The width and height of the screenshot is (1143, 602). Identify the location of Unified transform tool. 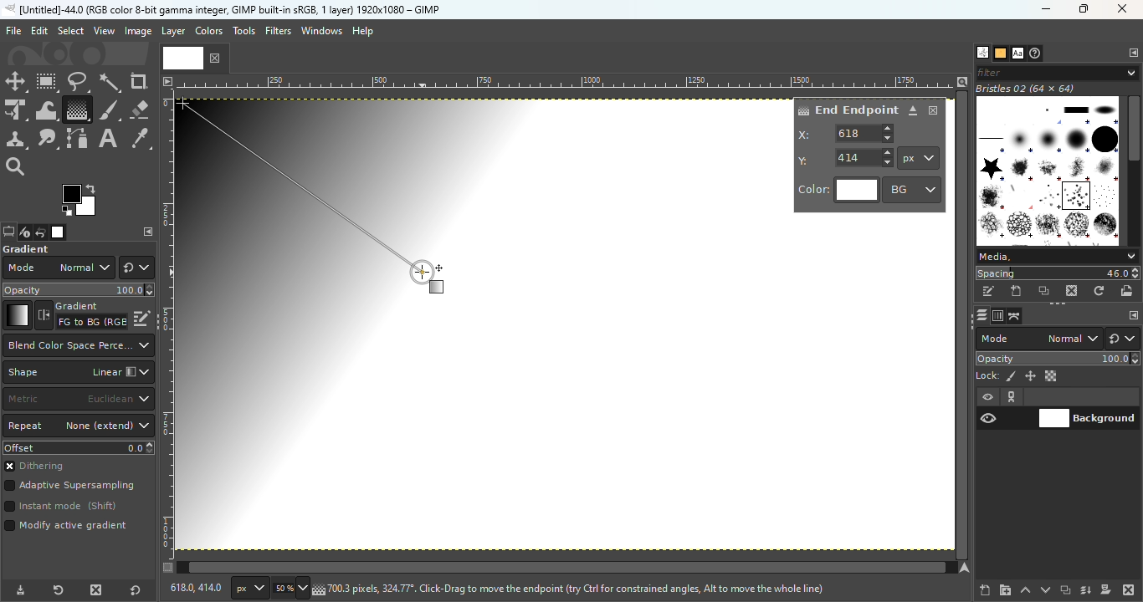
(15, 111).